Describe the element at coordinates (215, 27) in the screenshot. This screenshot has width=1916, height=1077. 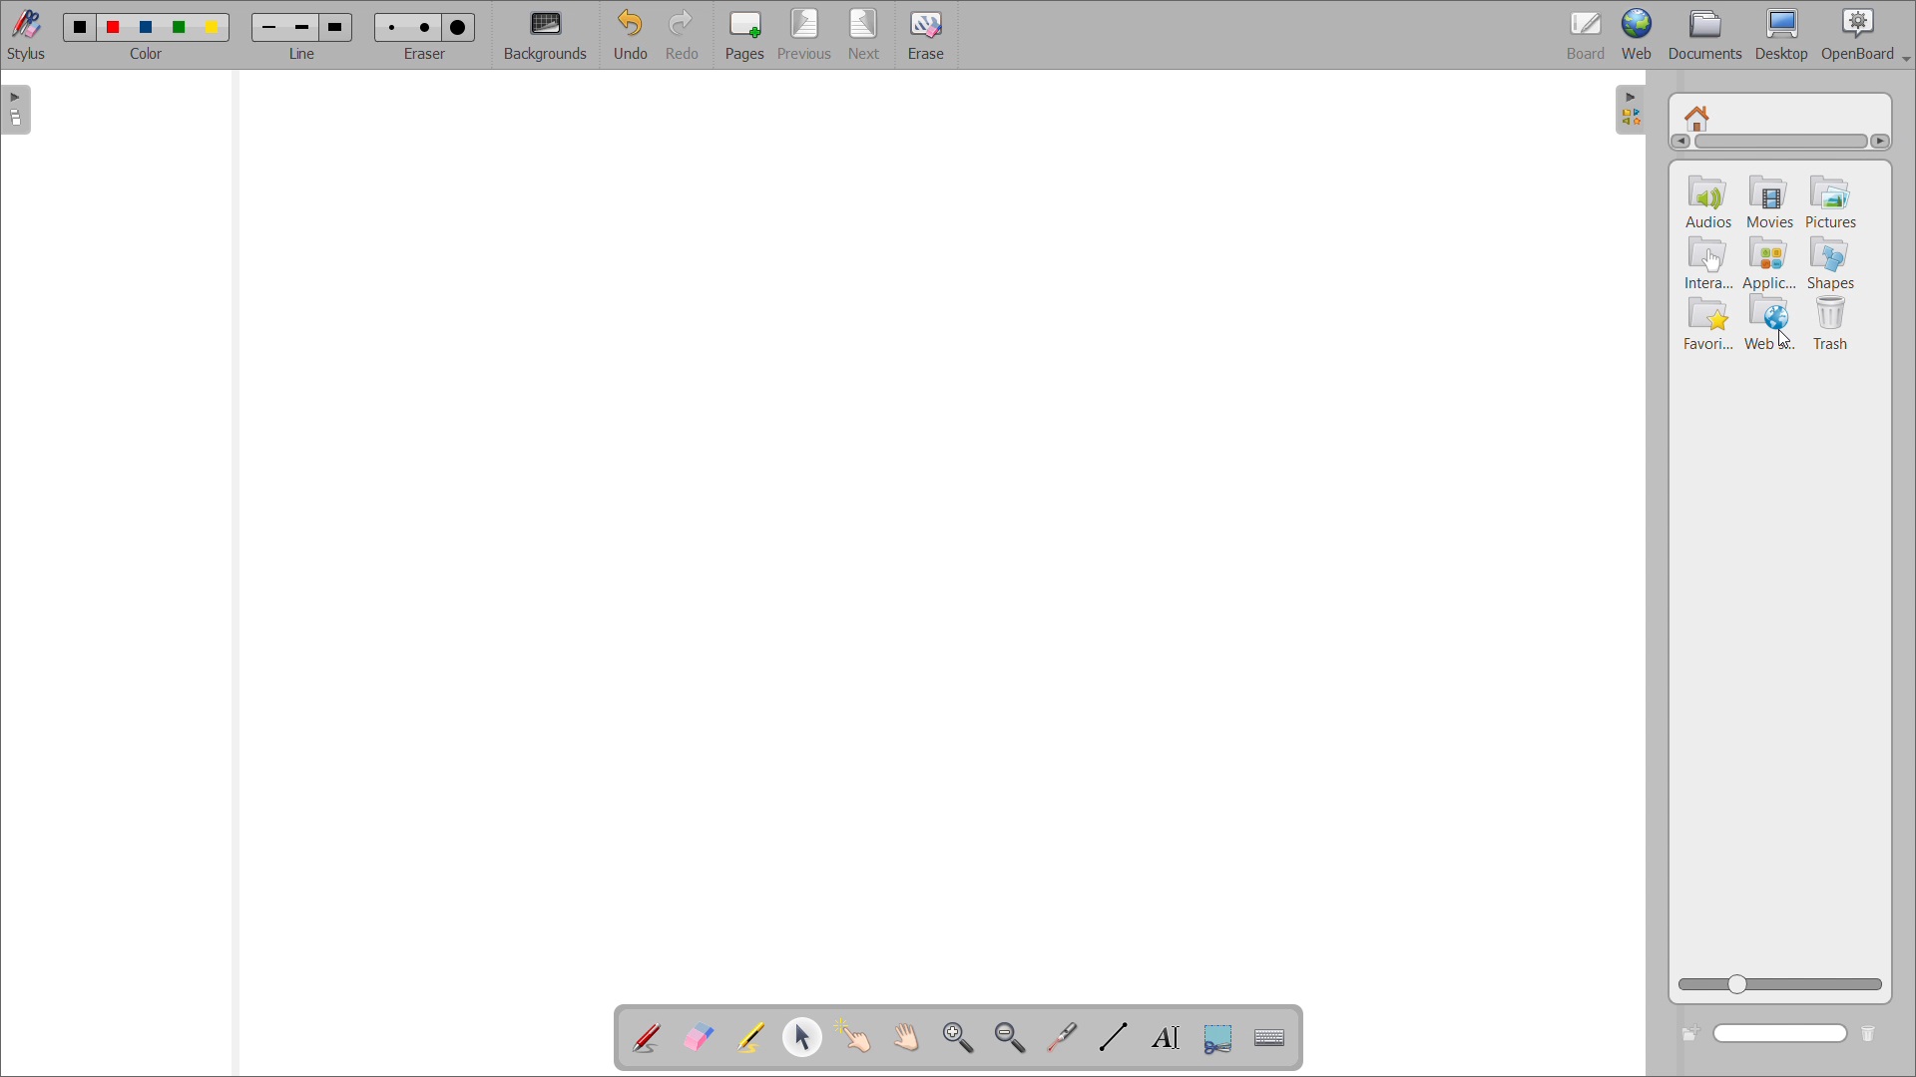
I see `Color 5` at that location.